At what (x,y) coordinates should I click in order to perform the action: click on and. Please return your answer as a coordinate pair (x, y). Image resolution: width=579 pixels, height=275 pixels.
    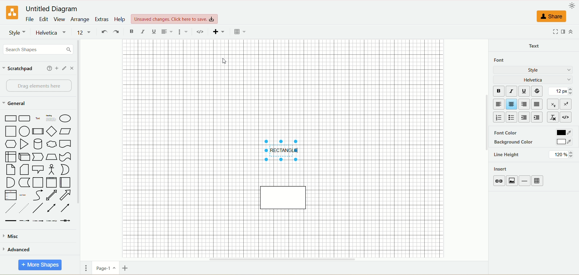
    Looking at the image, I should click on (10, 183).